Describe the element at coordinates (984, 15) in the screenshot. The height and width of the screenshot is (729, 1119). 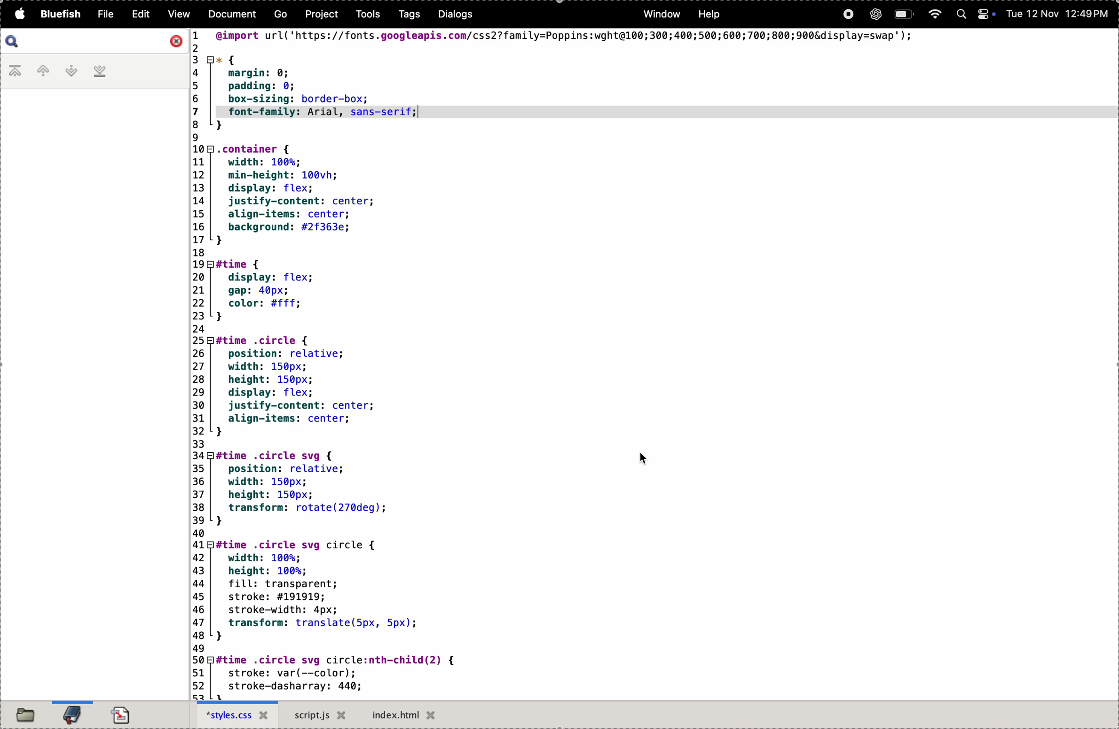
I see `Control centre` at that location.